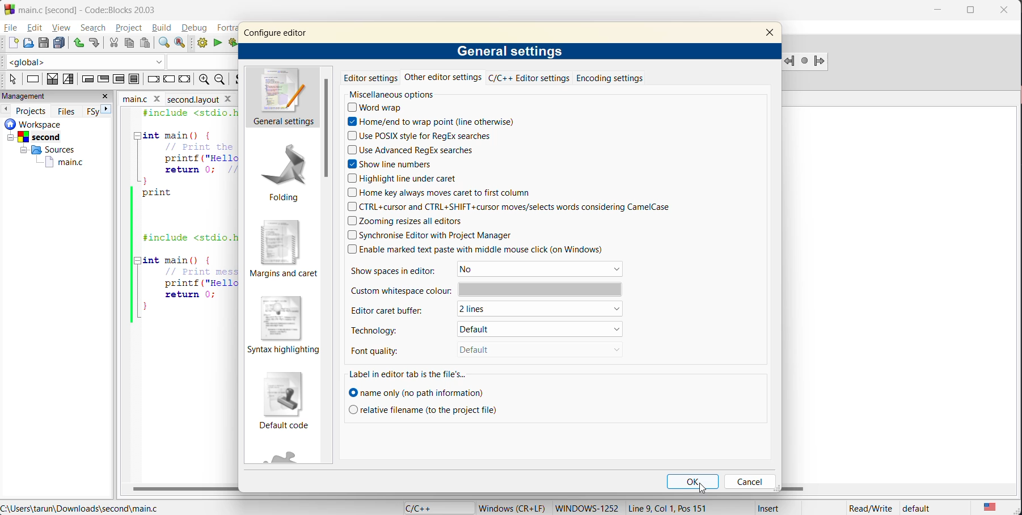 The width and height of the screenshot is (1022, 515). What do you see at coordinates (52, 79) in the screenshot?
I see `decision` at bounding box center [52, 79].